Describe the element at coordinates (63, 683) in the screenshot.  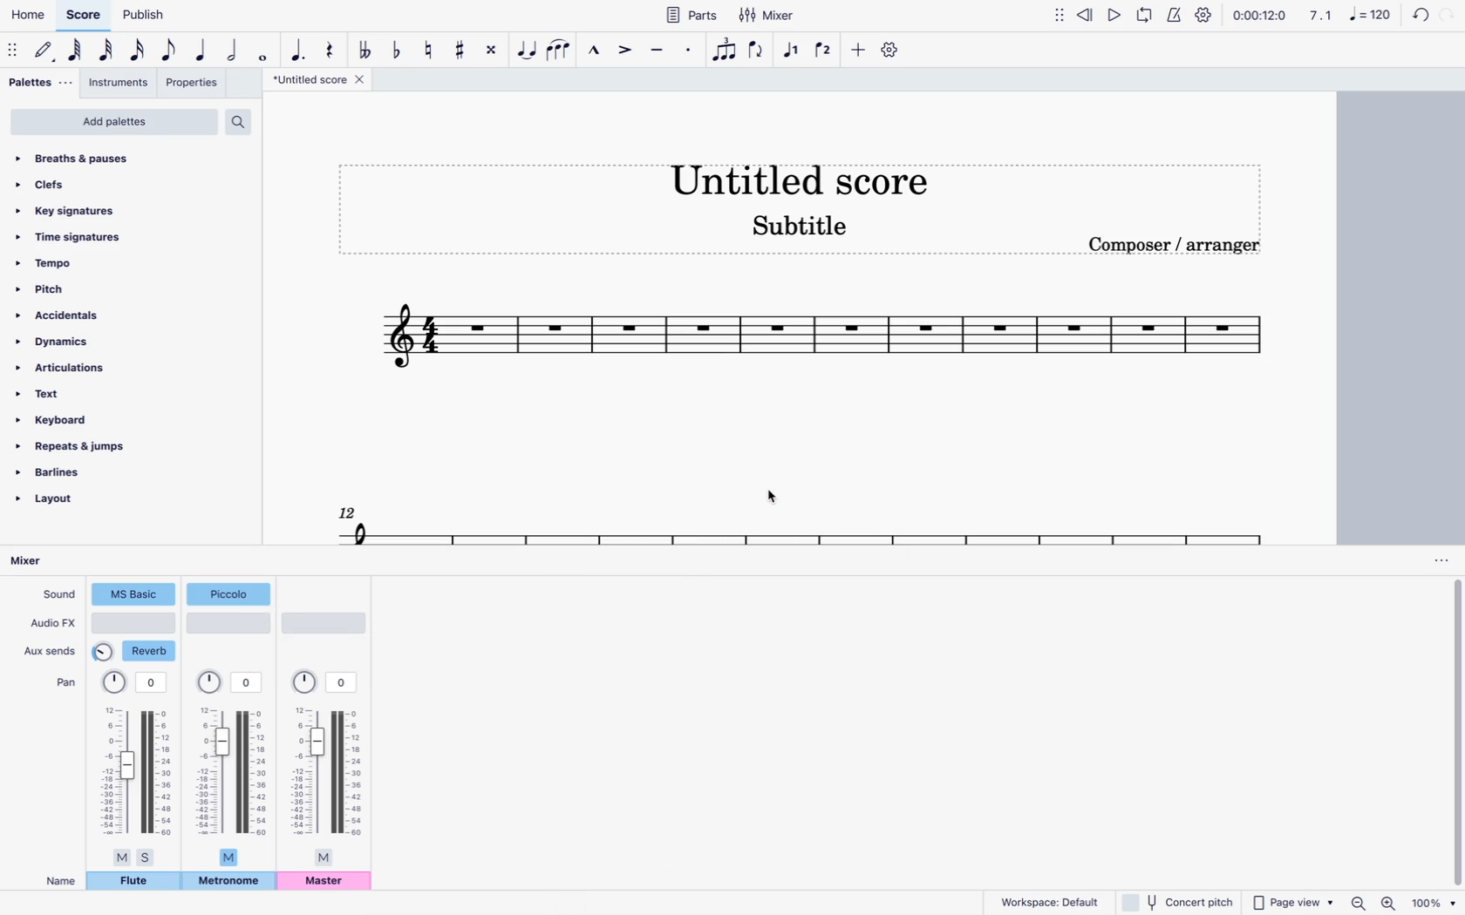
I see `pan` at that location.